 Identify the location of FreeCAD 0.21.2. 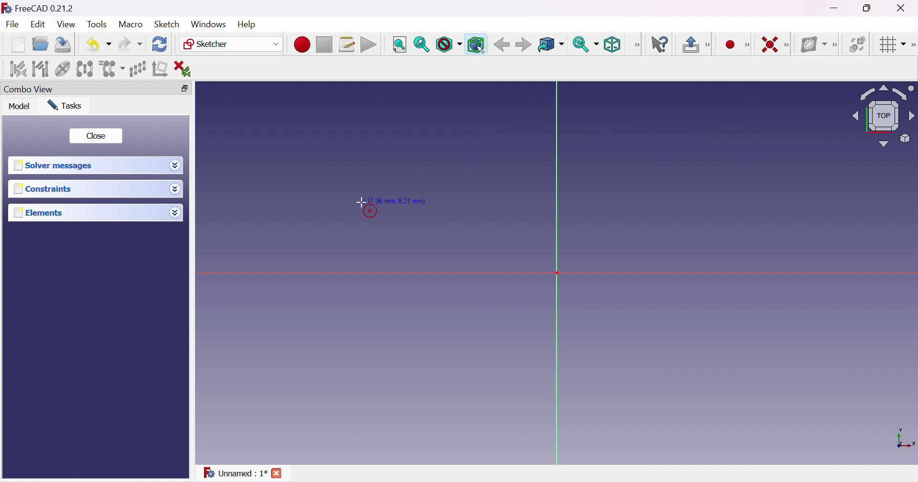
(45, 8).